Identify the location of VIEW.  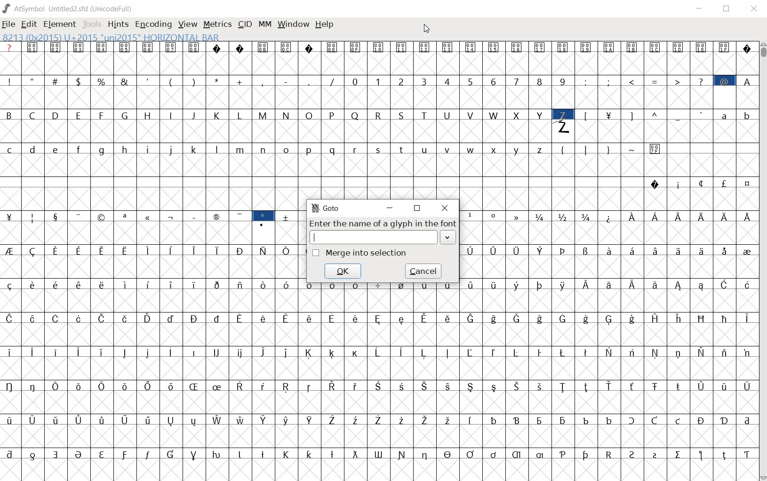
(188, 25).